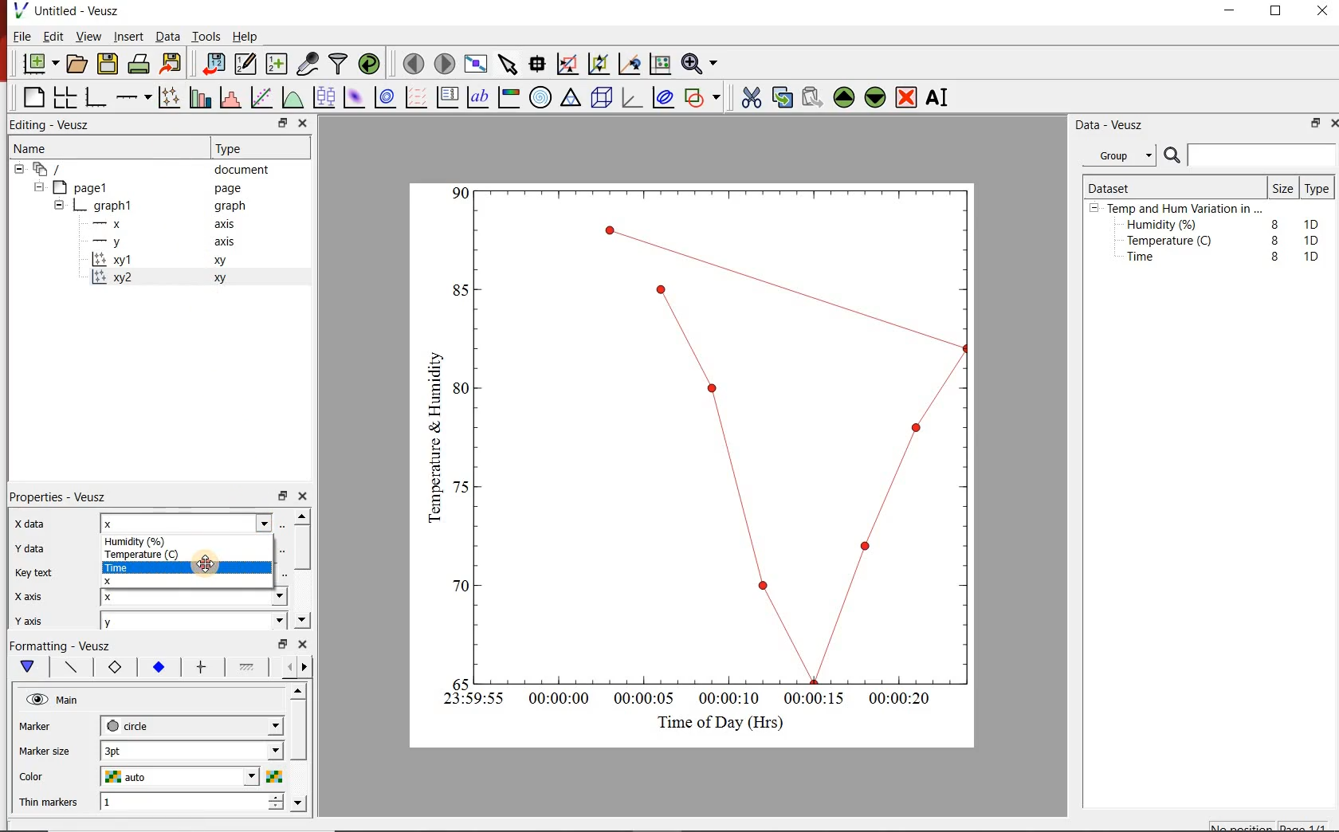  I want to click on Marker size dropdown, so click(238, 752).